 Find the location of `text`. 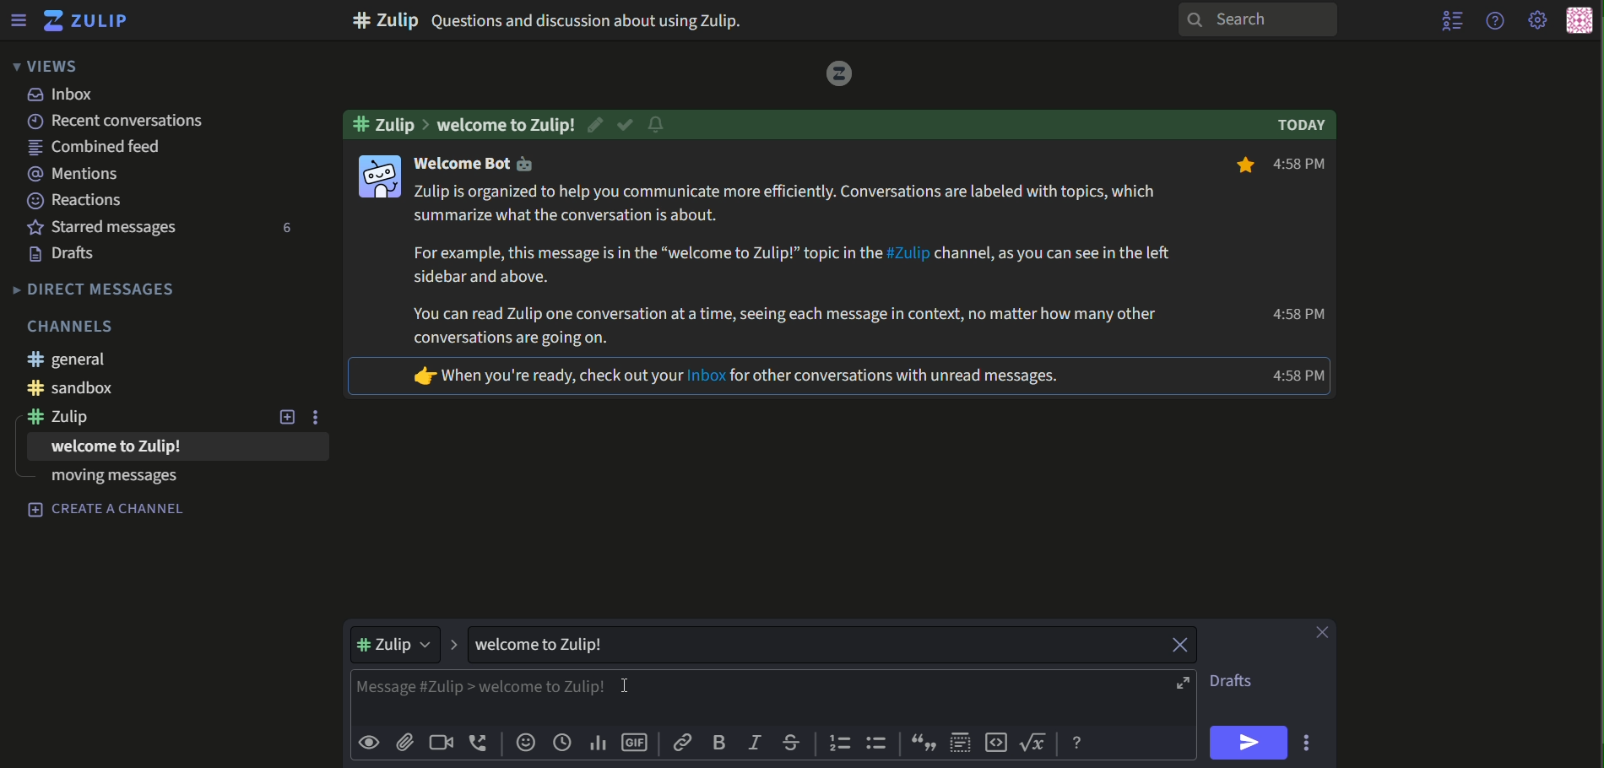

text is located at coordinates (69, 419).